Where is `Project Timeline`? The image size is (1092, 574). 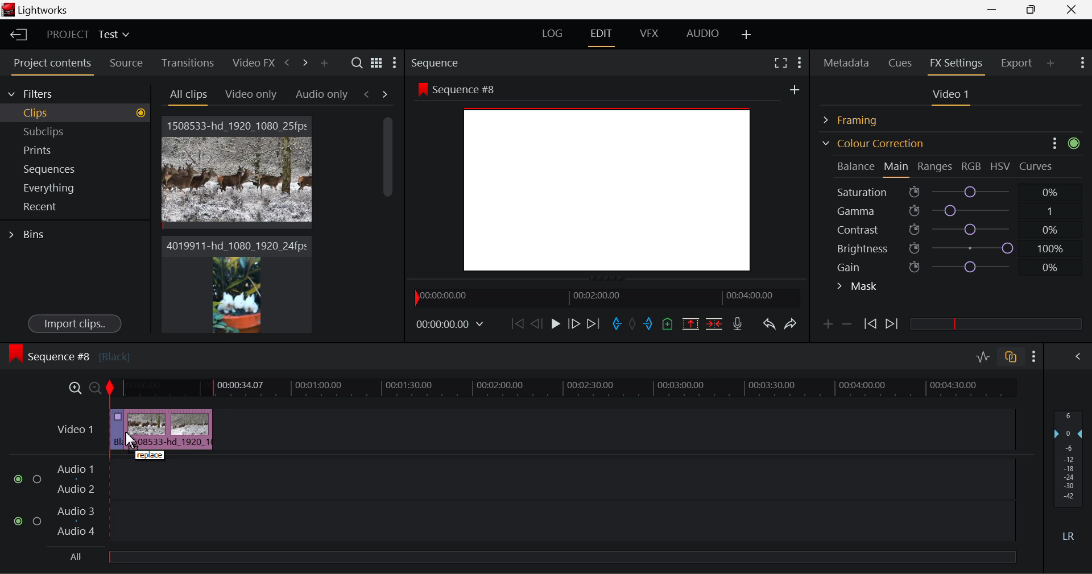
Project Timeline is located at coordinates (563, 389).